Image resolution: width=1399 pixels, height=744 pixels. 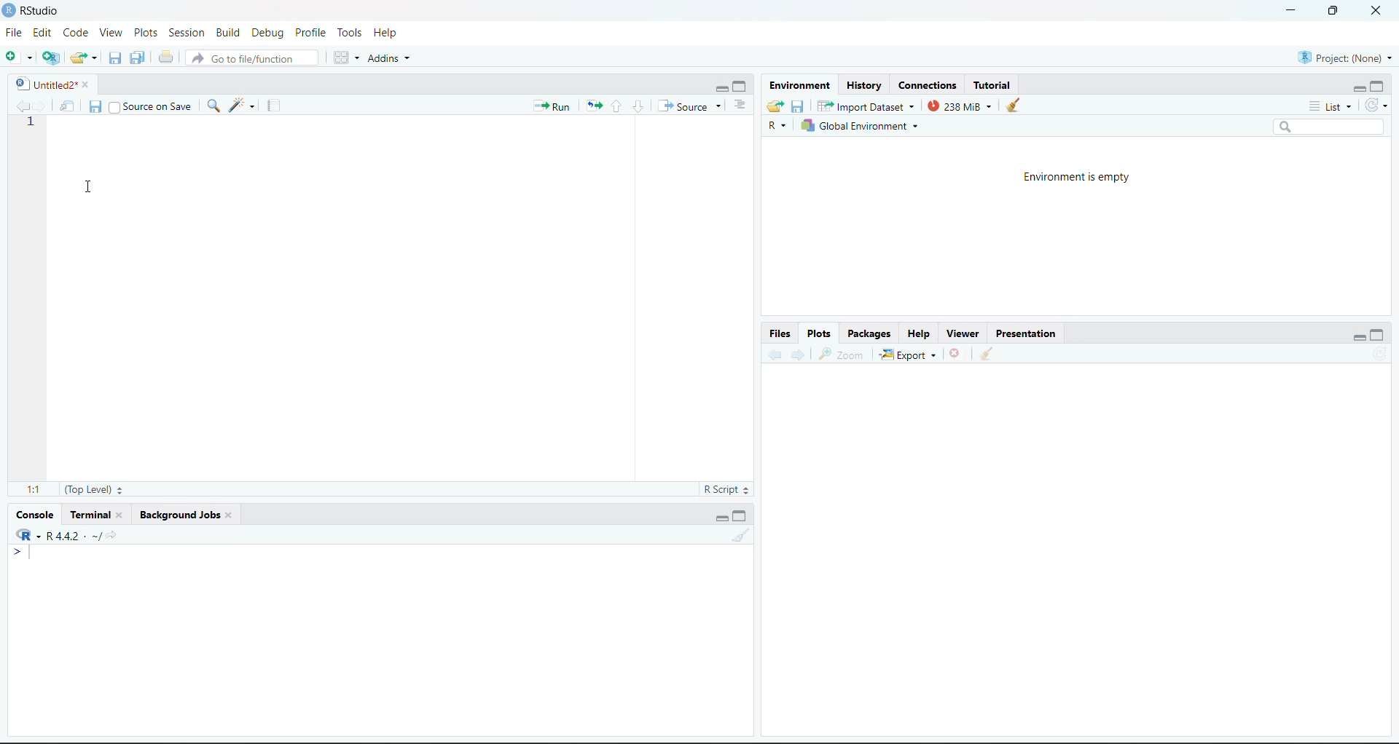 I want to click on refresh, so click(x=1376, y=106).